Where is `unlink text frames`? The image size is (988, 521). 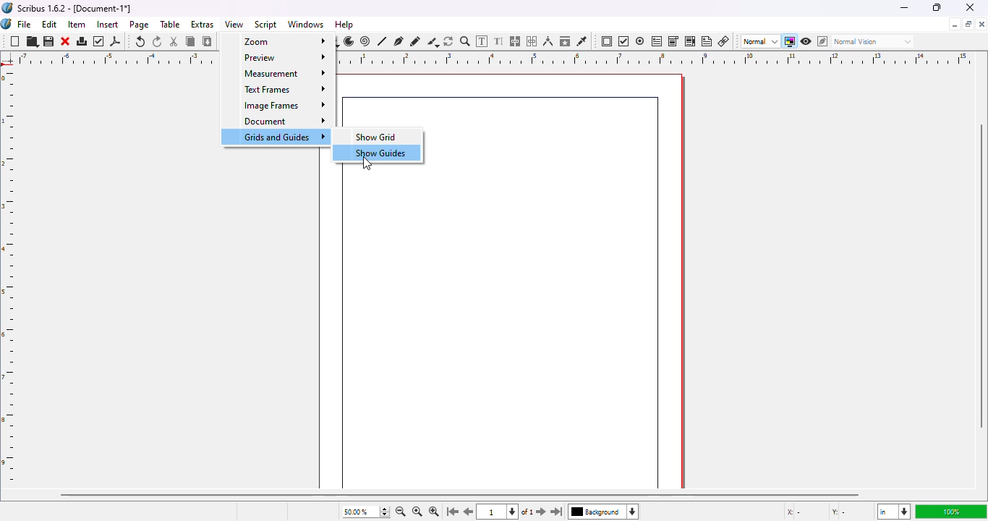 unlink text frames is located at coordinates (534, 41).